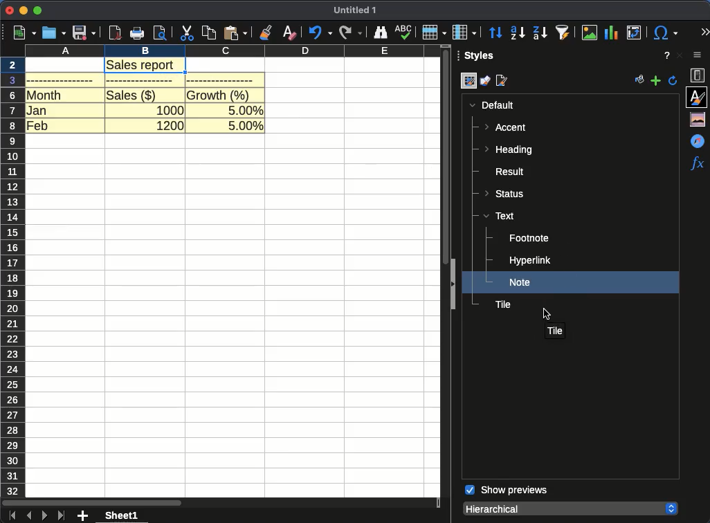 The height and width of the screenshot is (523, 710). I want to click on text, so click(499, 215).